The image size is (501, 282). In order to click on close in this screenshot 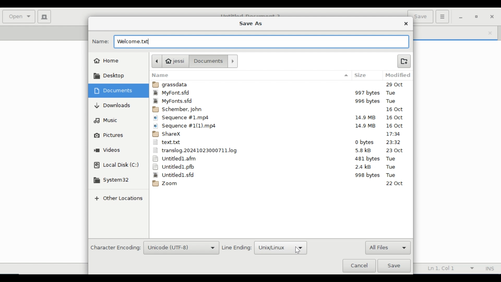, I will do `click(490, 33)`.